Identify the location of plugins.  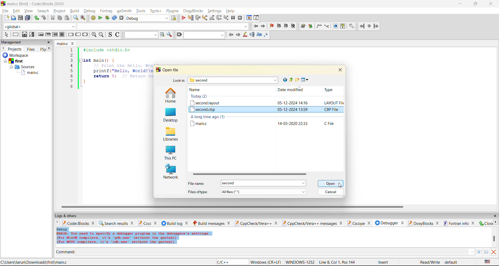
(173, 11).